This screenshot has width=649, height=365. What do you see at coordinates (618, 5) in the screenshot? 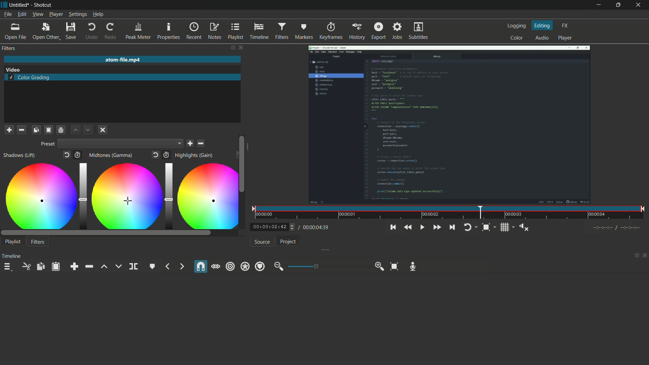
I see `maximize` at bounding box center [618, 5].